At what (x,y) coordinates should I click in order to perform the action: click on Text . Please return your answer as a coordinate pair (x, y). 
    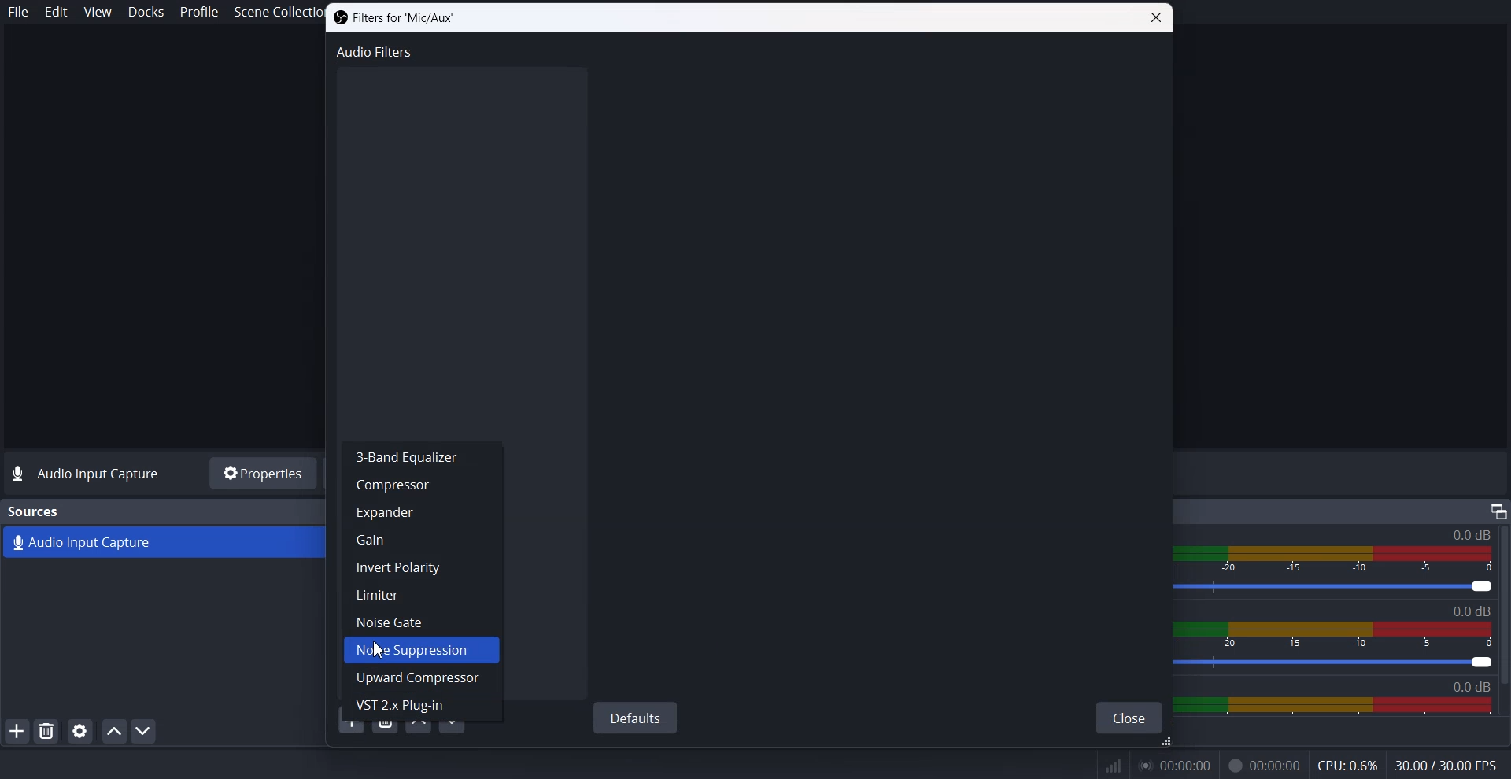
    Looking at the image, I should click on (88, 474).